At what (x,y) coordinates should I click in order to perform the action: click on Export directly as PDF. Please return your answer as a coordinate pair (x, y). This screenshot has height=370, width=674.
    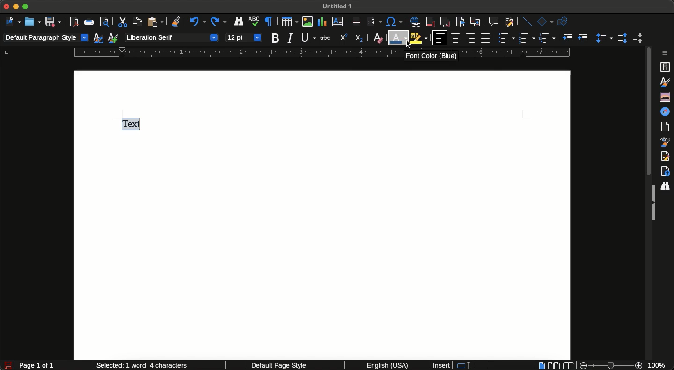
    Looking at the image, I should click on (74, 22).